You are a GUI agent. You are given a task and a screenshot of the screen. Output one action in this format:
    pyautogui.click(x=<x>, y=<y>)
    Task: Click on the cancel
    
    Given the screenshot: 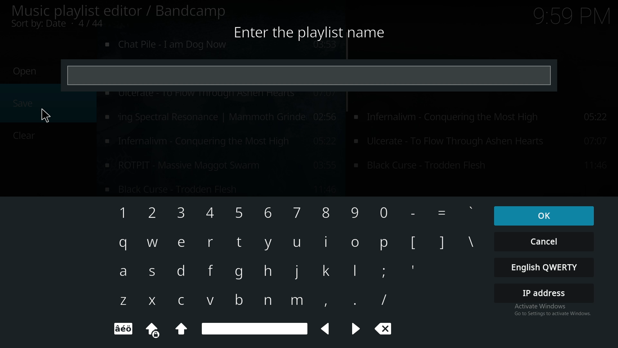 What is the action you would take?
    pyautogui.click(x=544, y=241)
    